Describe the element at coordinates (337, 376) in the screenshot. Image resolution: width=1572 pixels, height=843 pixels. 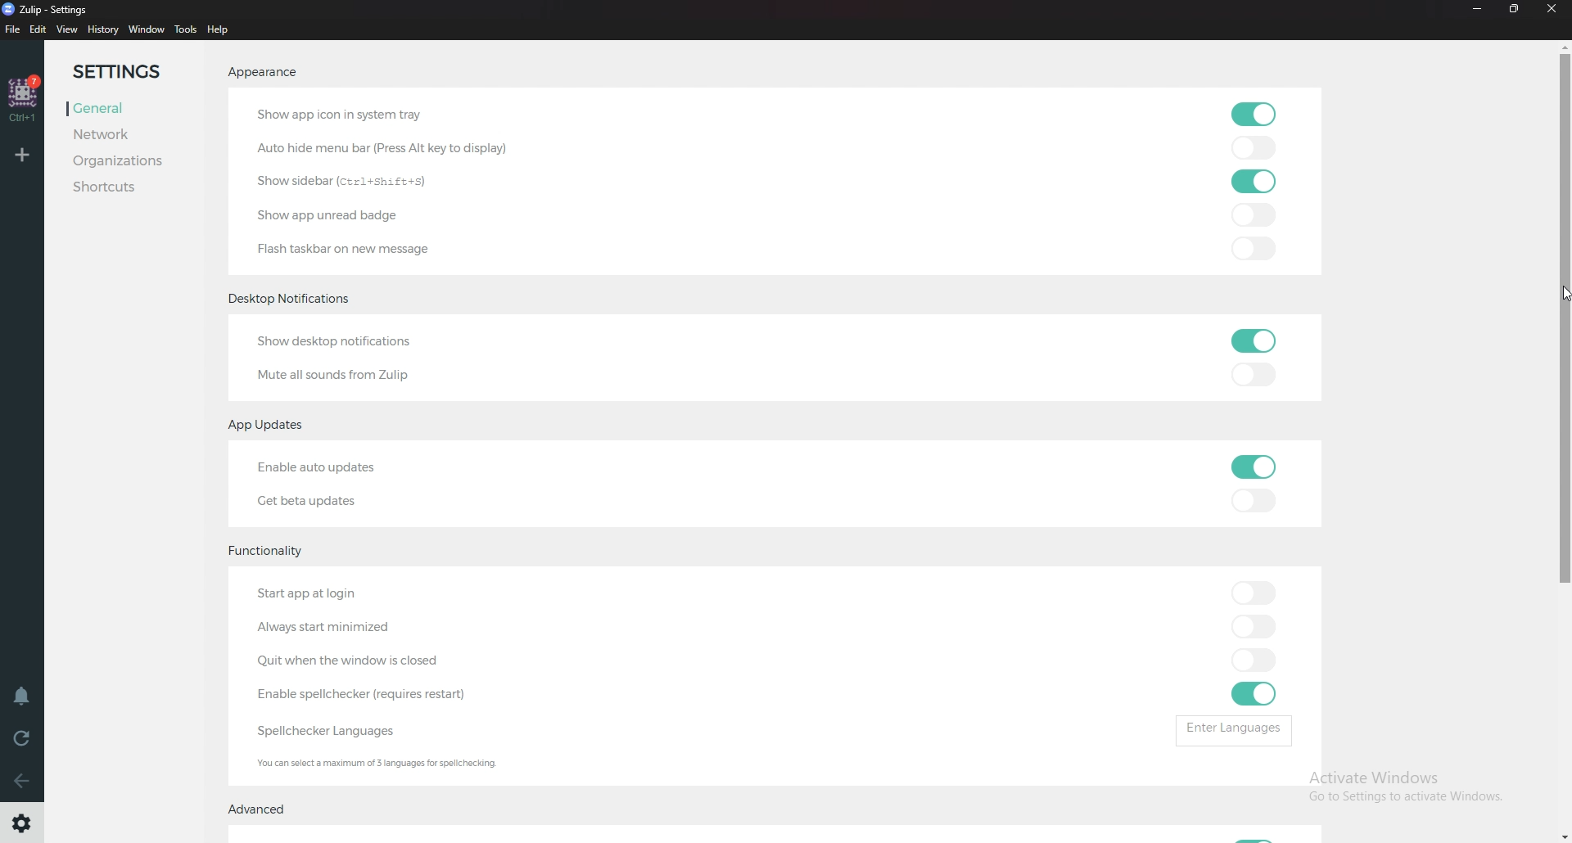
I see `Mute all sounds from Zulip` at that location.